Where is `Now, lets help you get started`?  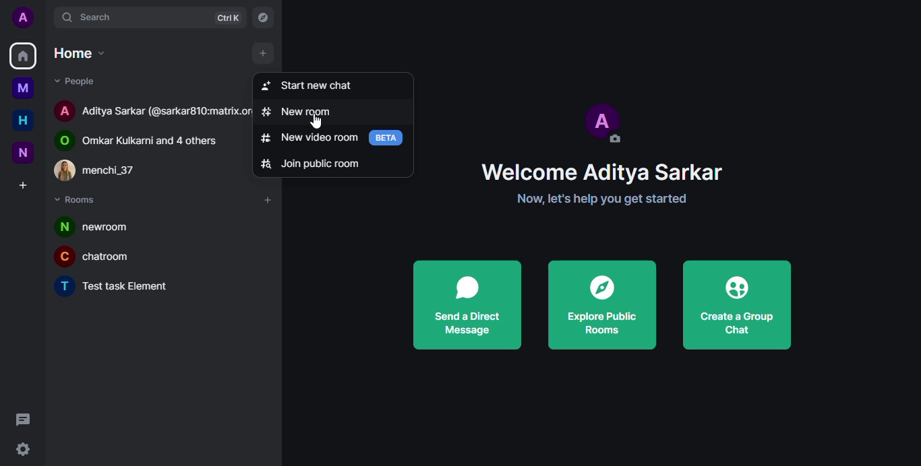 Now, lets help you get started is located at coordinates (605, 199).